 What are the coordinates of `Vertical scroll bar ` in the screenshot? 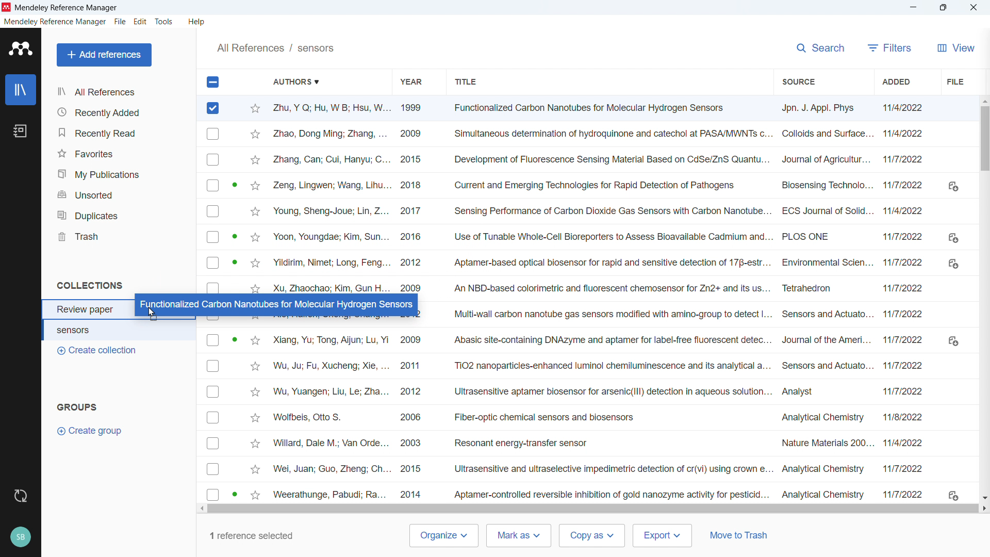 It's located at (985, 145).